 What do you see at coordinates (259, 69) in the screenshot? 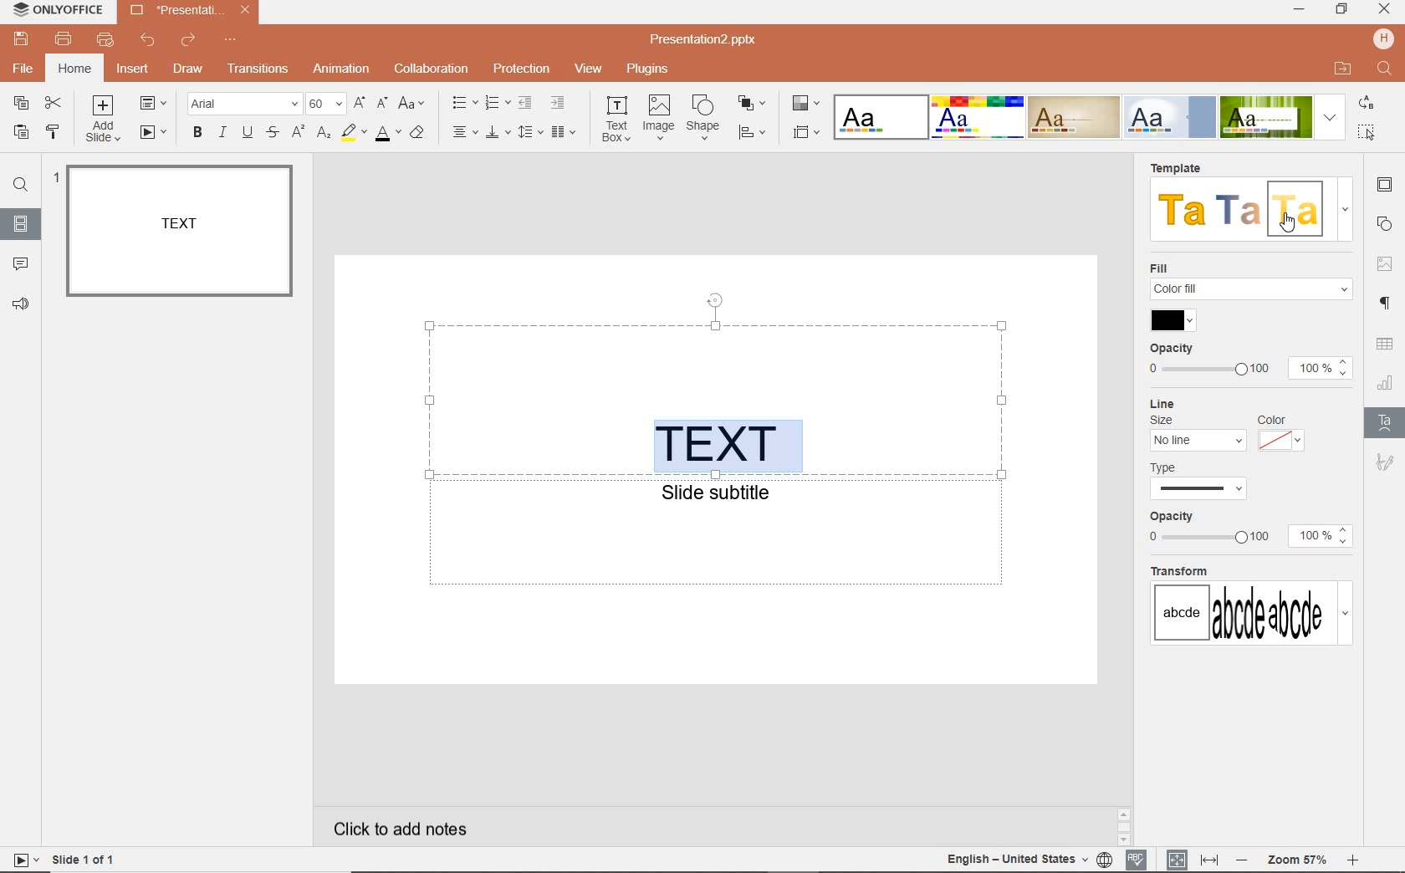
I see `TRANSITION` at bounding box center [259, 69].